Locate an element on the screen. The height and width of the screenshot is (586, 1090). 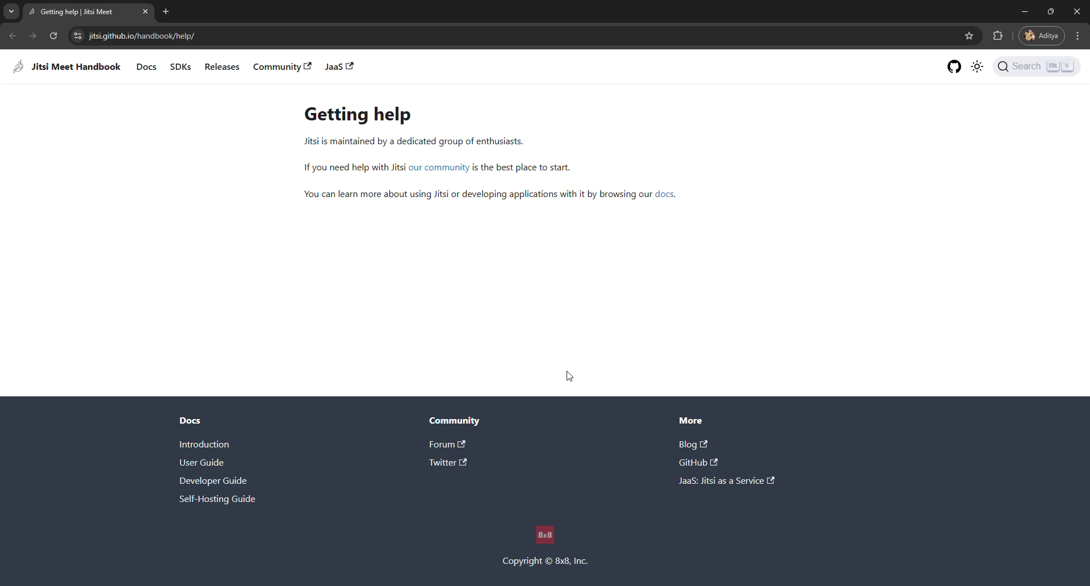
close tab is located at coordinates (147, 11).